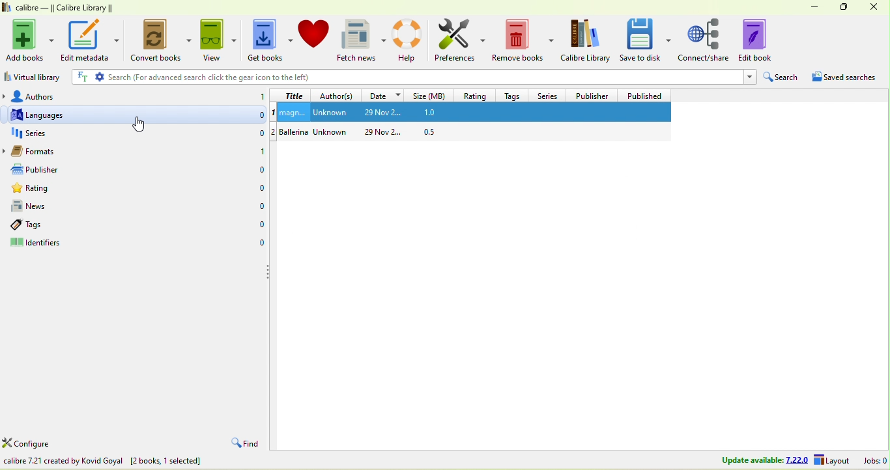 The height and width of the screenshot is (470, 890). Describe the element at coordinates (68, 7) in the screenshot. I see `calibre- calibre library` at that location.